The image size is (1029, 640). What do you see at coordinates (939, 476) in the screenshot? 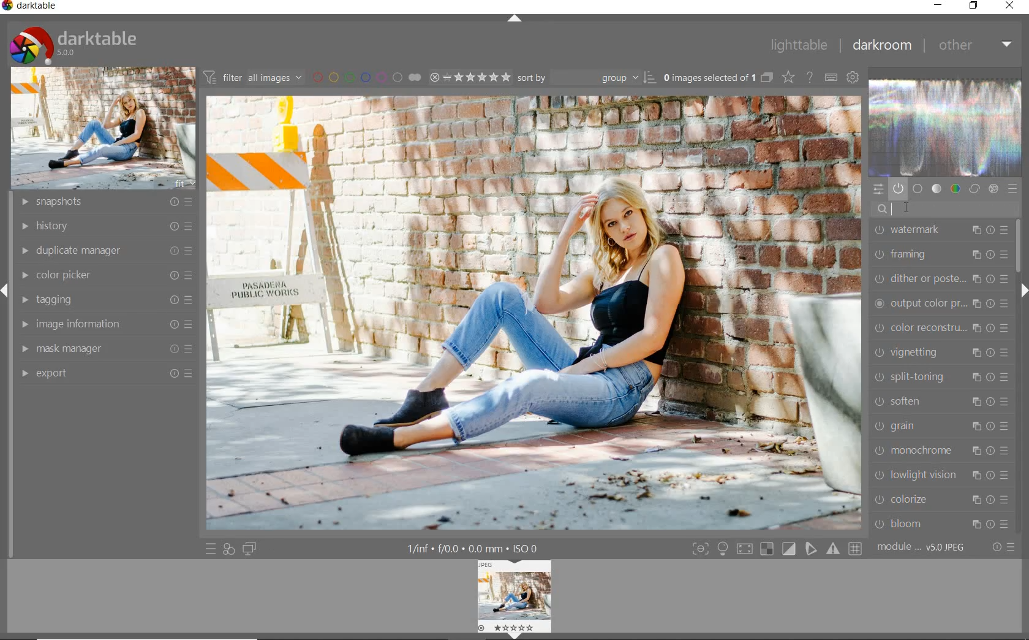
I see `lowlight vision` at bounding box center [939, 476].